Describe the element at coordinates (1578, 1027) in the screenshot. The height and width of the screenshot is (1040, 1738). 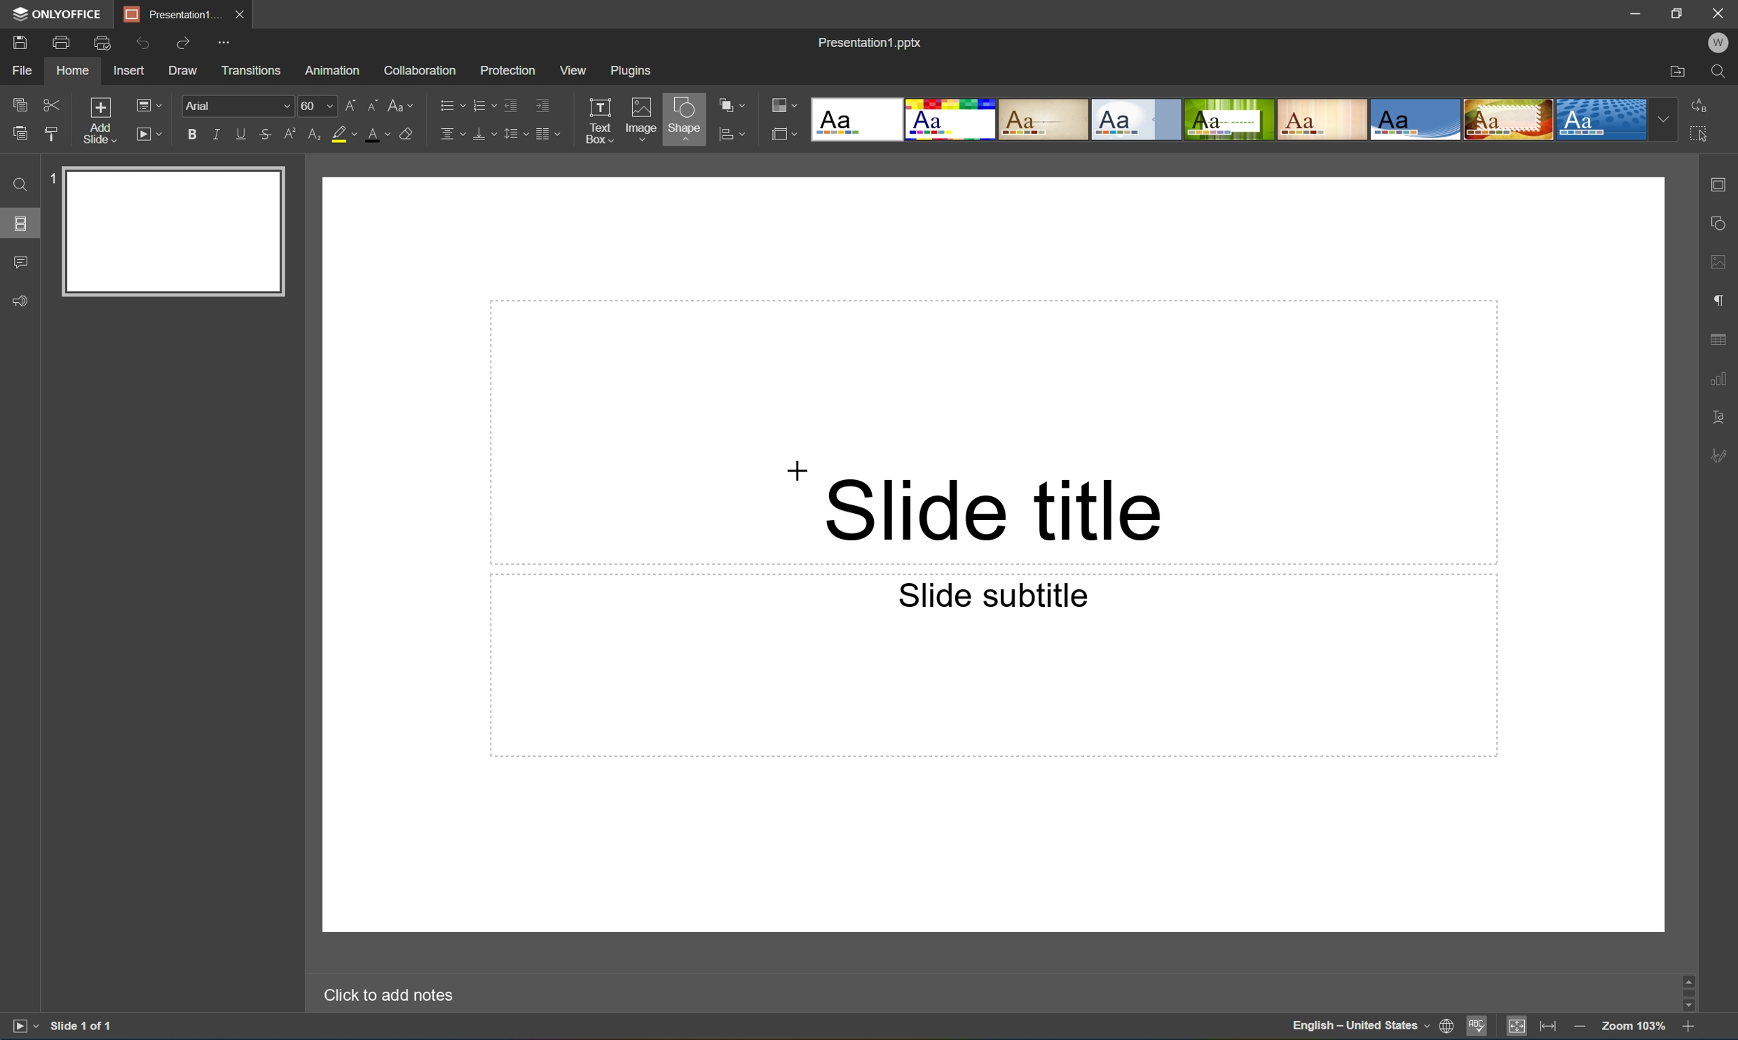
I see `Zoom out` at that location.